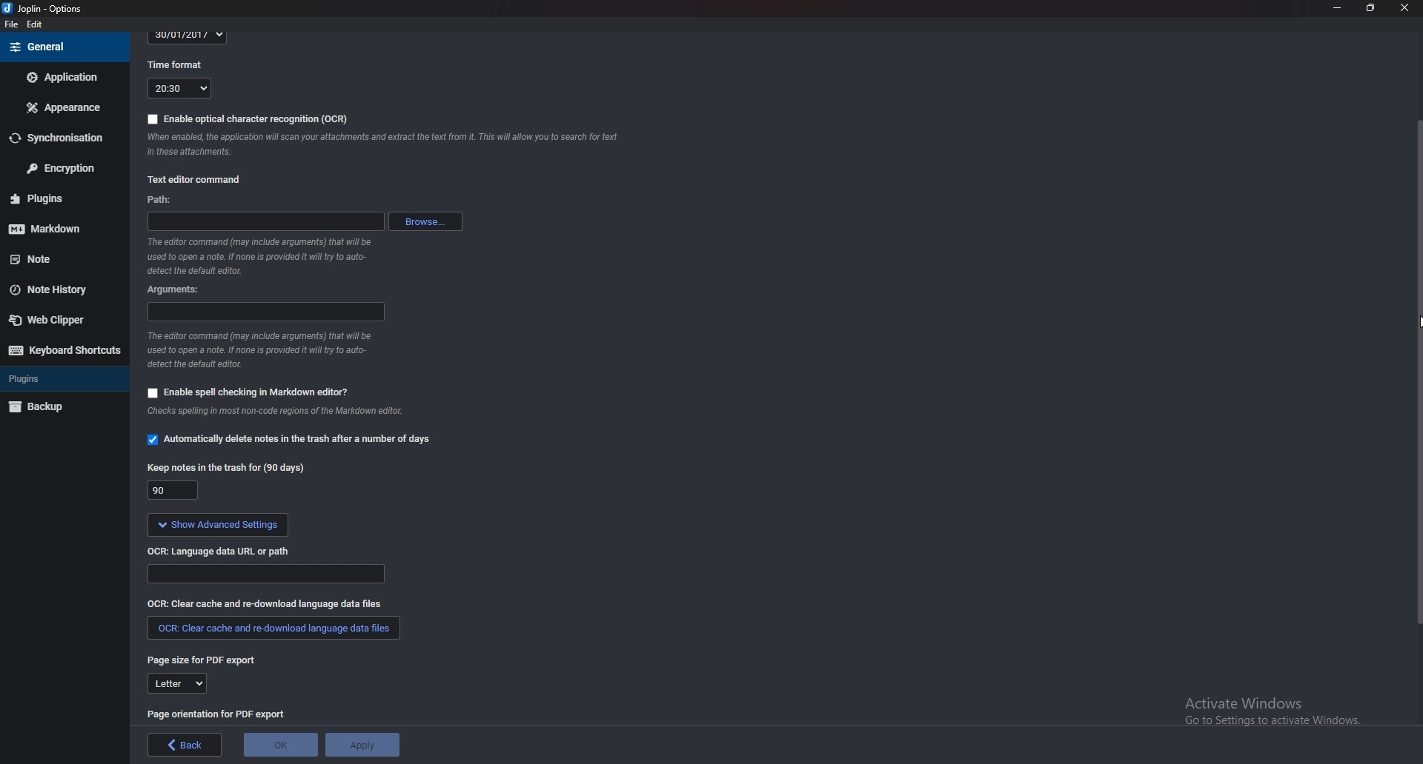 The image size is (1423, 764). What do you see at coordinates (57, 198) in the screenshot?
I see `Plugins` at bounding box center [57, 198].